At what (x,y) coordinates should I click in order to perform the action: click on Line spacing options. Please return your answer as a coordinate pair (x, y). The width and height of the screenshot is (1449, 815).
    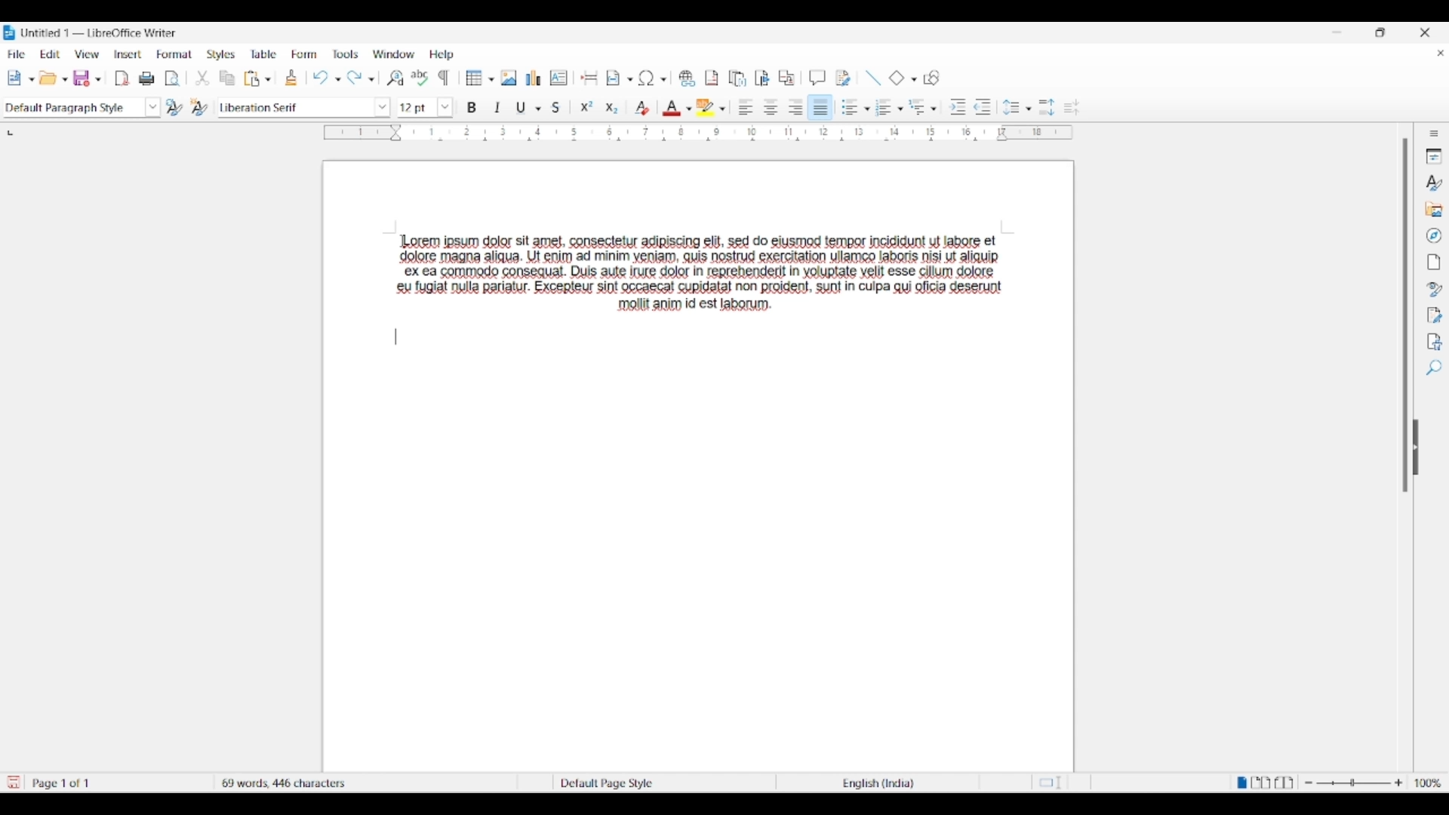
    Looking at the image, I should click on (1029, 109).